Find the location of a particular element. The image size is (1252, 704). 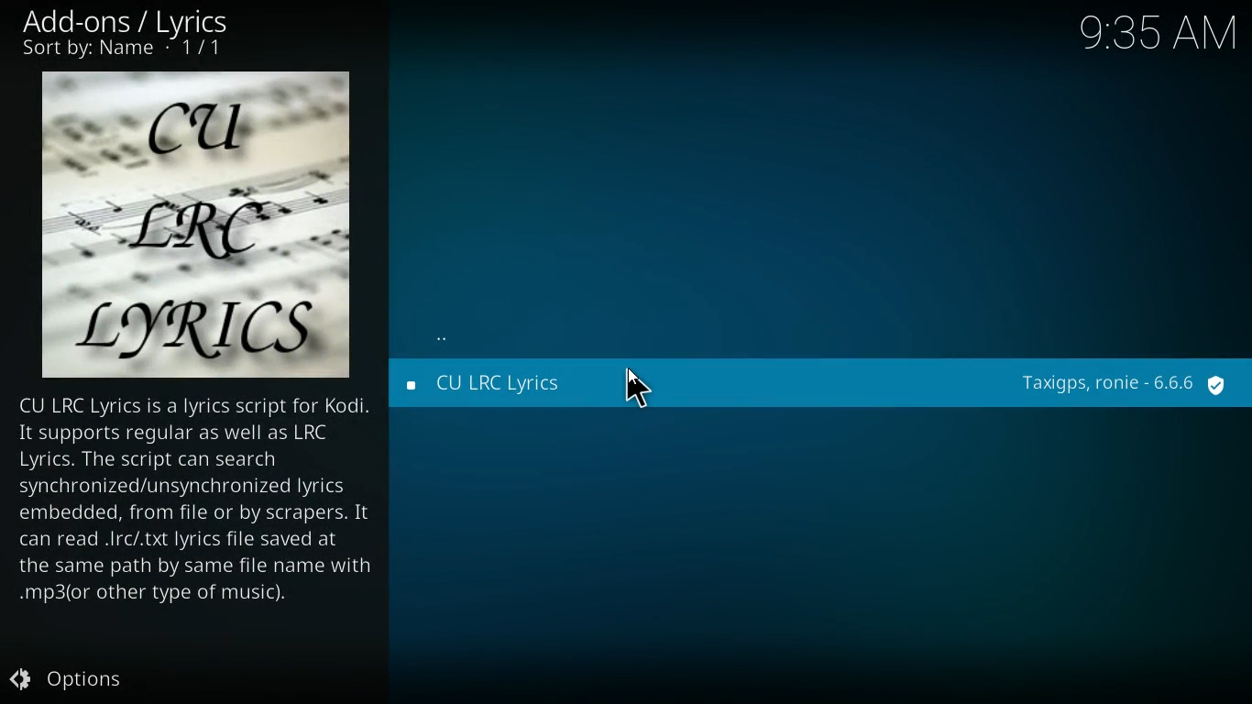

Cursor is located at coordinates (640, 390).